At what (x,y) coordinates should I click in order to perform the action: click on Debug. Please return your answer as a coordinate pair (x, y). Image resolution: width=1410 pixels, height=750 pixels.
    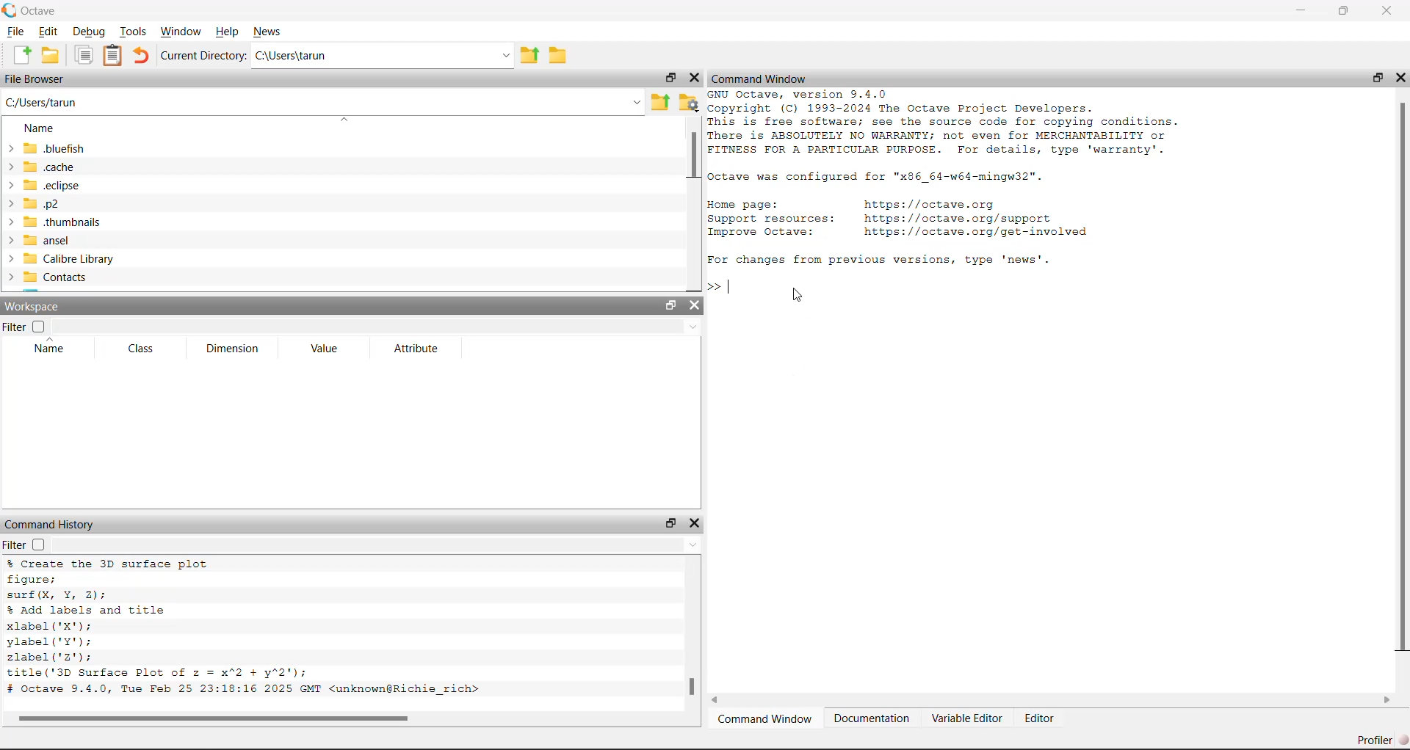
    Looking at the image, I should click on (89, 31).